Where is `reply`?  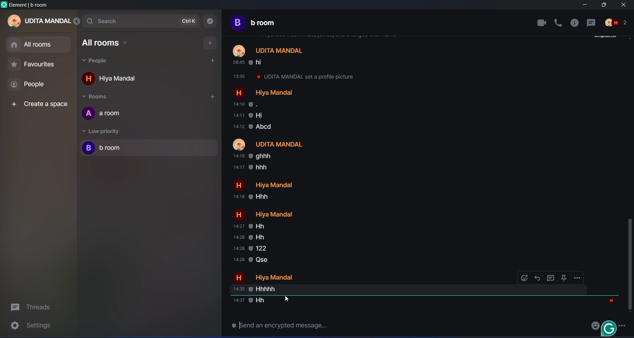 reply is located at coordinates (540, 278).